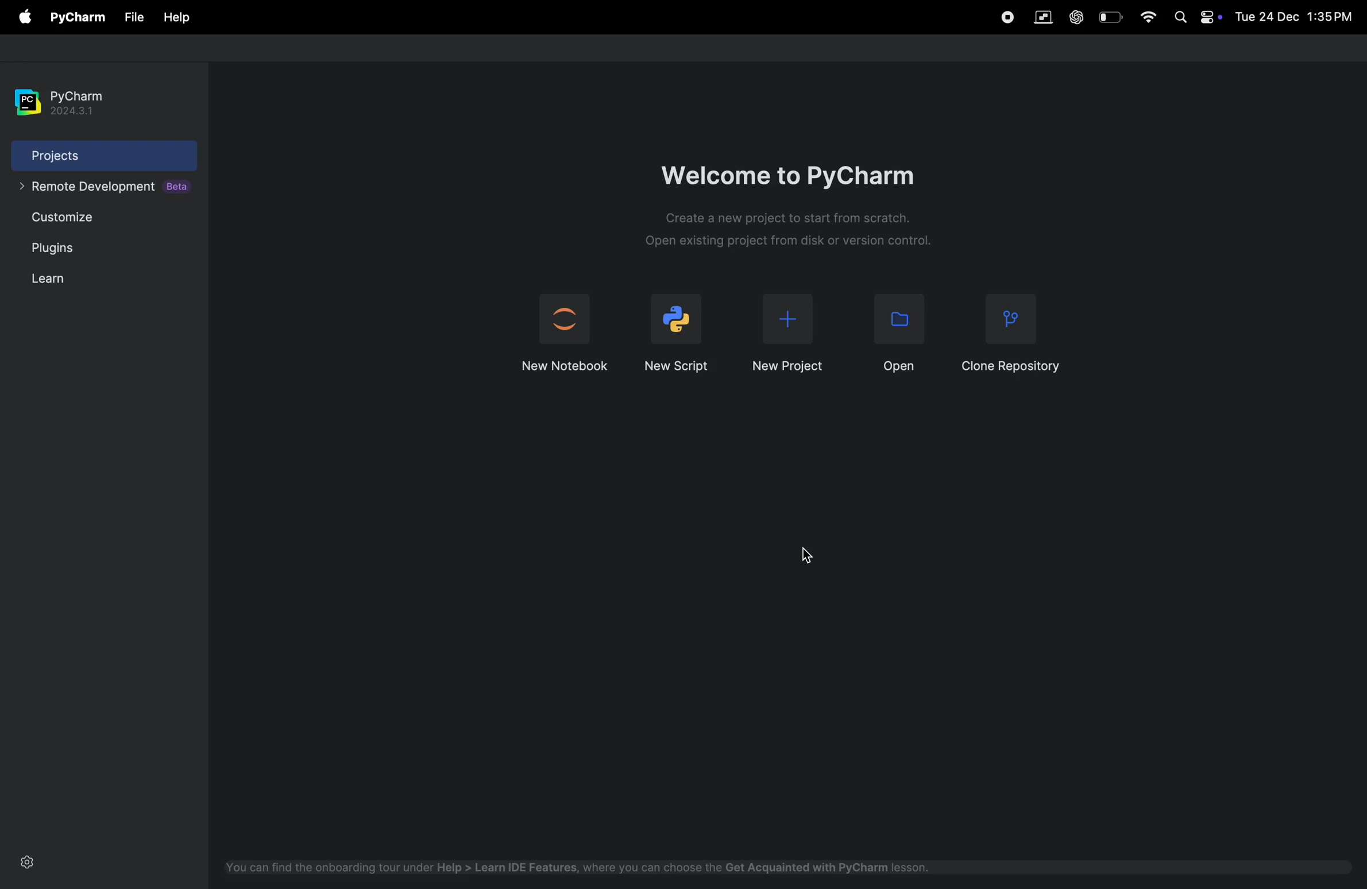 The height and width of the screenshot is (889, 1367). What do you see at coordinates (1179, 18) in the screenshot?
I see `spotlight search` at bounding box center [1179, 18].